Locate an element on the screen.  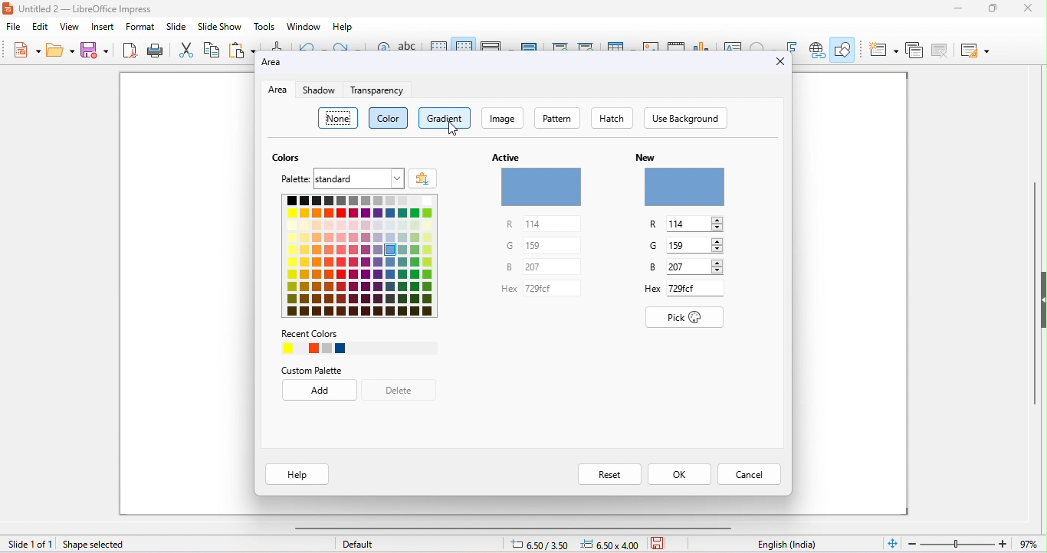
insert audio/video is located at coordinates (676, 45).